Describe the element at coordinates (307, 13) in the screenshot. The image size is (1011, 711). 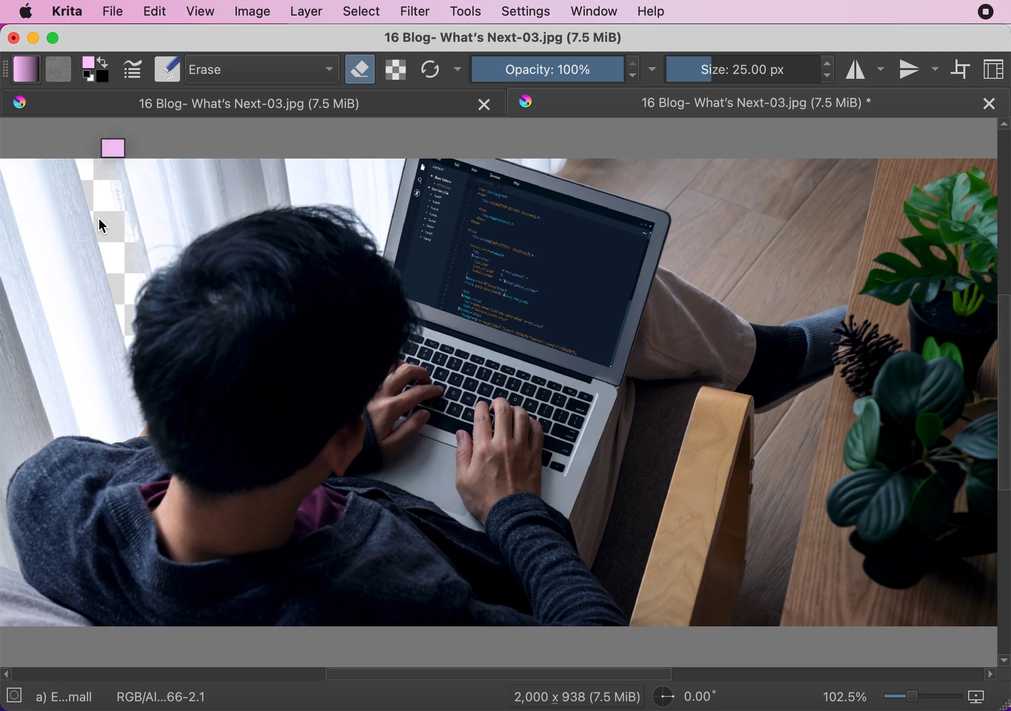
I see `layer` at that location.